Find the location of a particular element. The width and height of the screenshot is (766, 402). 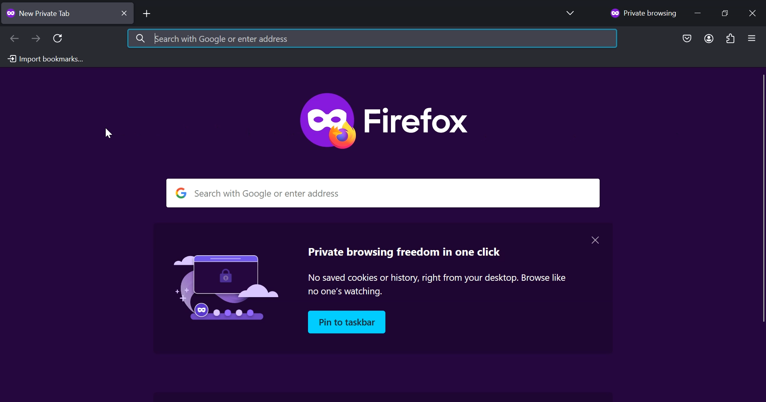

search with google or enter address is located at coordinates (383, 193).